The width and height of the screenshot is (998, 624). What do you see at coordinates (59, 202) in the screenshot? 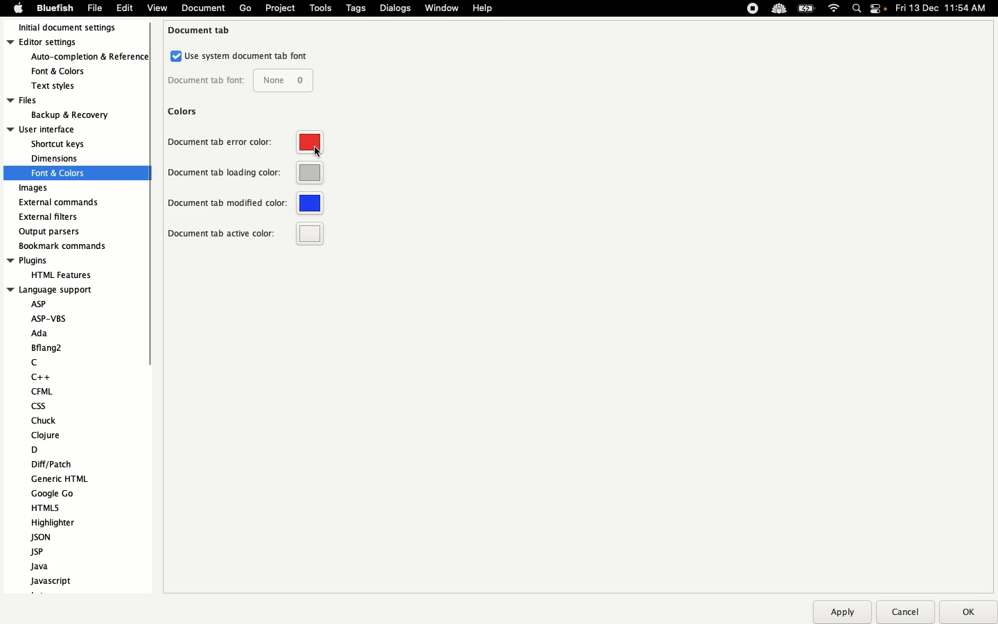
I see `External commands` at bounding box center [59, 202].